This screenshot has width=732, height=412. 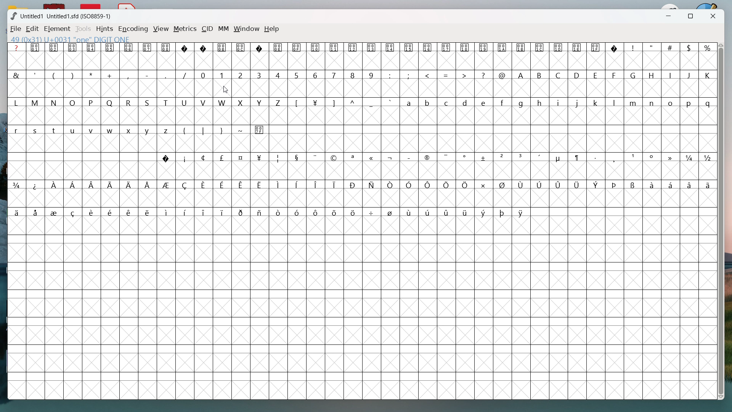 What do you see at coordinates (133, 29) in the screenshot?
I see `encoding` at bounding box center [133, 29].